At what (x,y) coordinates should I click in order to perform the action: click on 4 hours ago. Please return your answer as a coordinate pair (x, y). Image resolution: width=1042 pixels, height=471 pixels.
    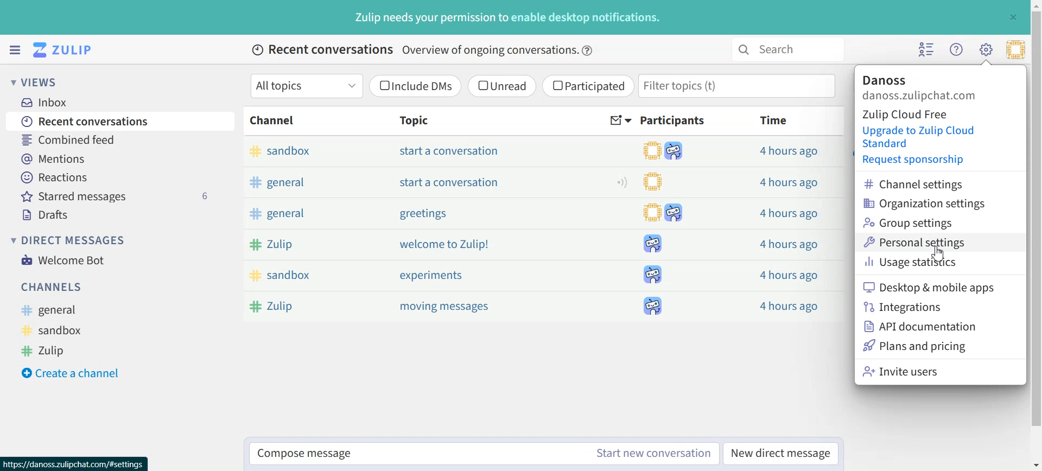
    Looking at the image, I should click on (789, 304).